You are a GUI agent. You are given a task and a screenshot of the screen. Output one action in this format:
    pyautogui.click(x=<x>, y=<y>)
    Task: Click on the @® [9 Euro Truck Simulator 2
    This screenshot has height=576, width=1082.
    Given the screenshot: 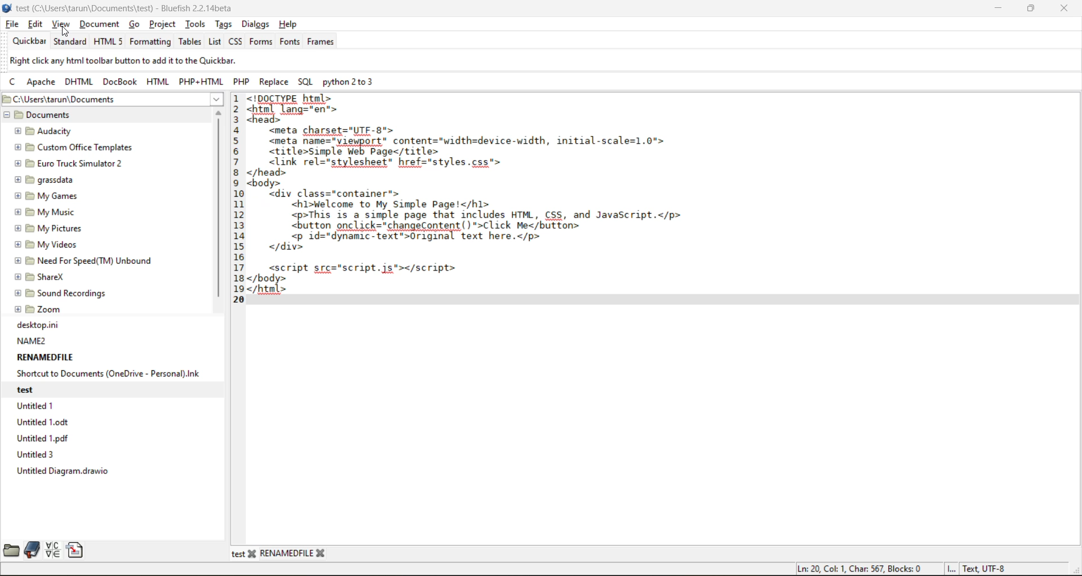 What is the action you would take?
    pyautogui.click(x=68, y=163)
    